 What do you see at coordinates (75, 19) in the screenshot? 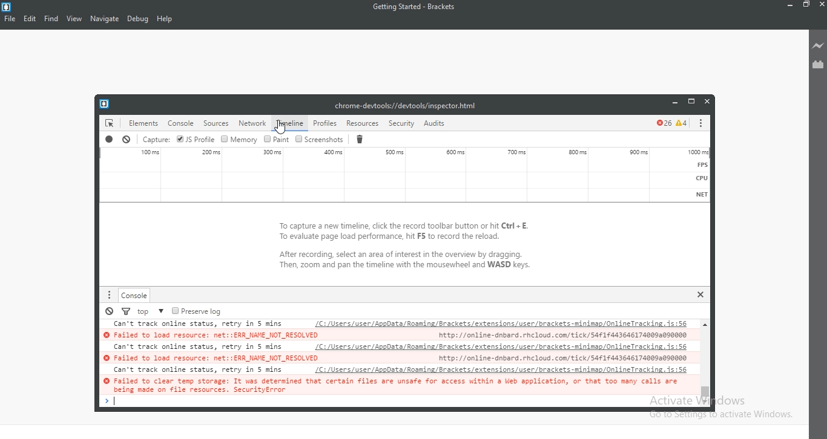
I see `View` at bounding box center [75, 19].